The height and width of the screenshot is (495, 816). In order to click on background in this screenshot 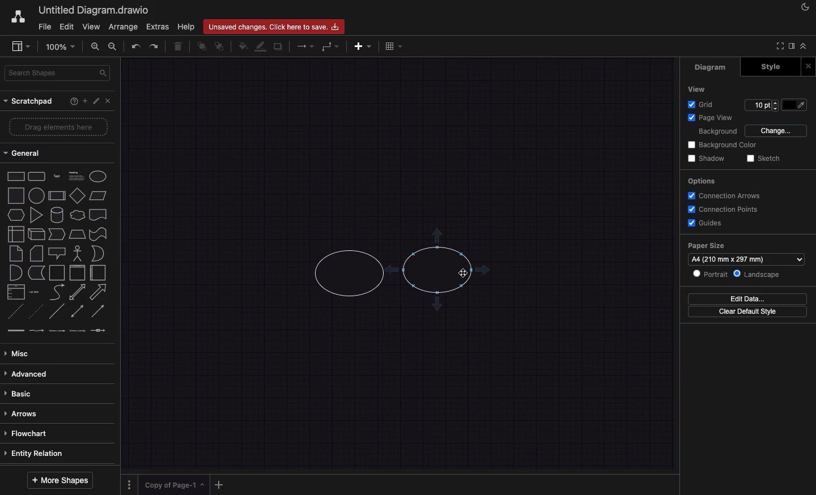, I will do `click(718, 133)`.